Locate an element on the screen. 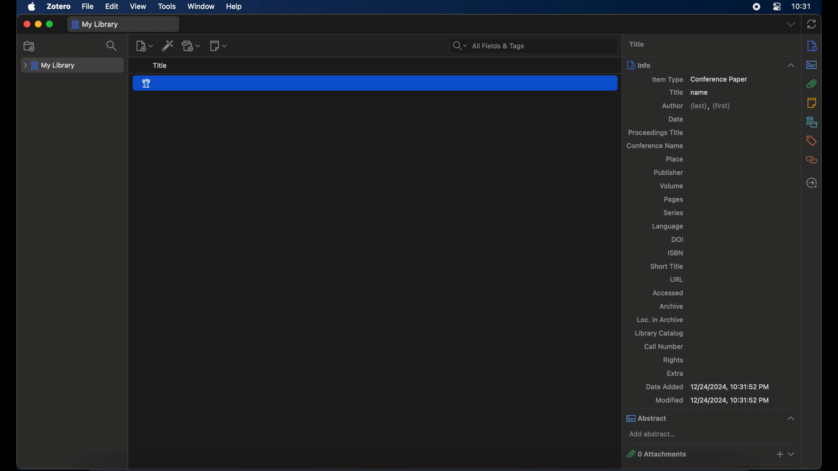 The image size is (838, 471). publisher is located at coordinates (669, 172).